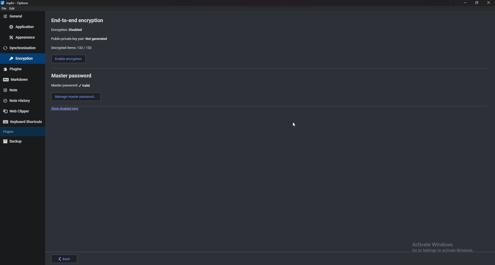 The height and width of the screenshot is (265, 495). Describe the element at coordinates (21, 79) in the screenshot. I see `markdown` at that location.